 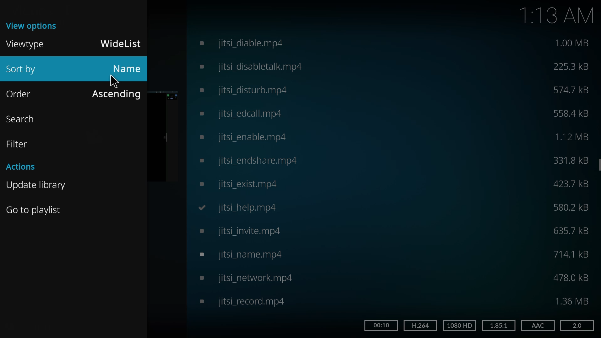 I want to click on go to, so click(x=36, y=209).